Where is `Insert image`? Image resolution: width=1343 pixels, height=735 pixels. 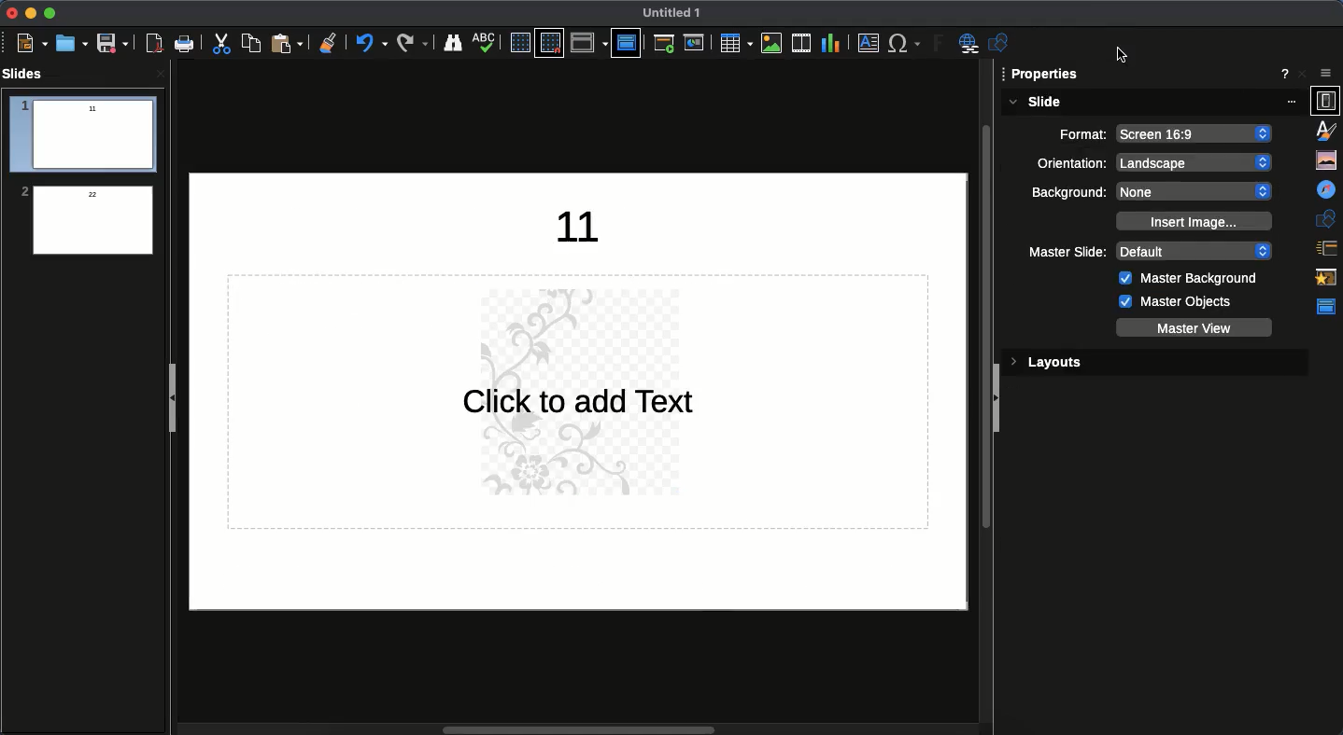
Insert image is located at coordinates (1195, 221).